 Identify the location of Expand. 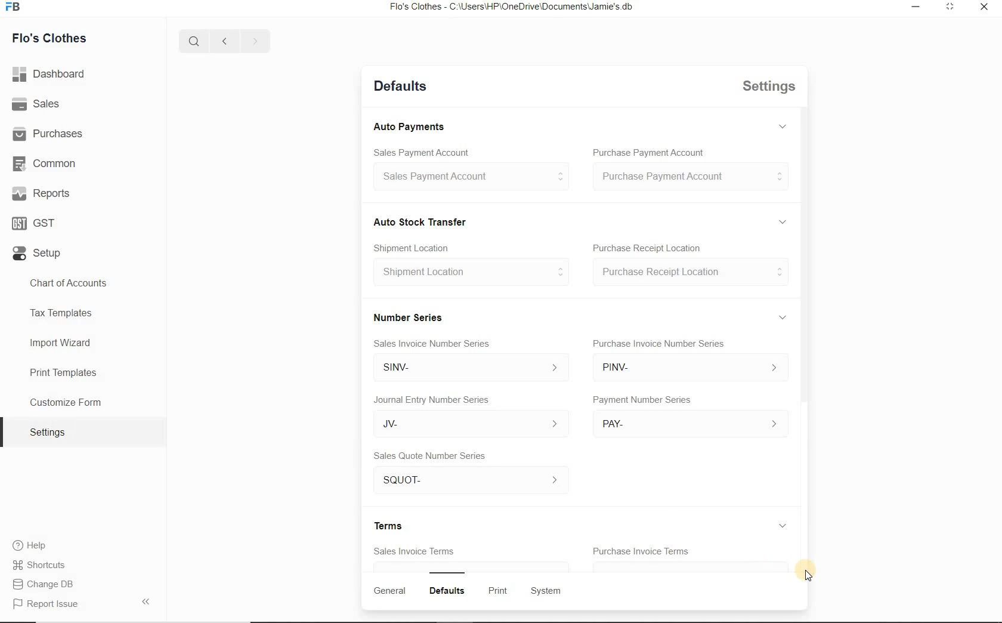
(783, 271).